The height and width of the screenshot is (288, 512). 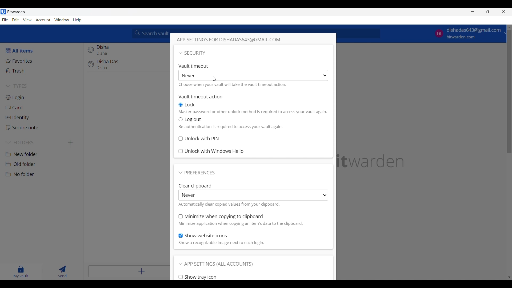 I want to click on Vault timeout action, so click(x=191, y=119).